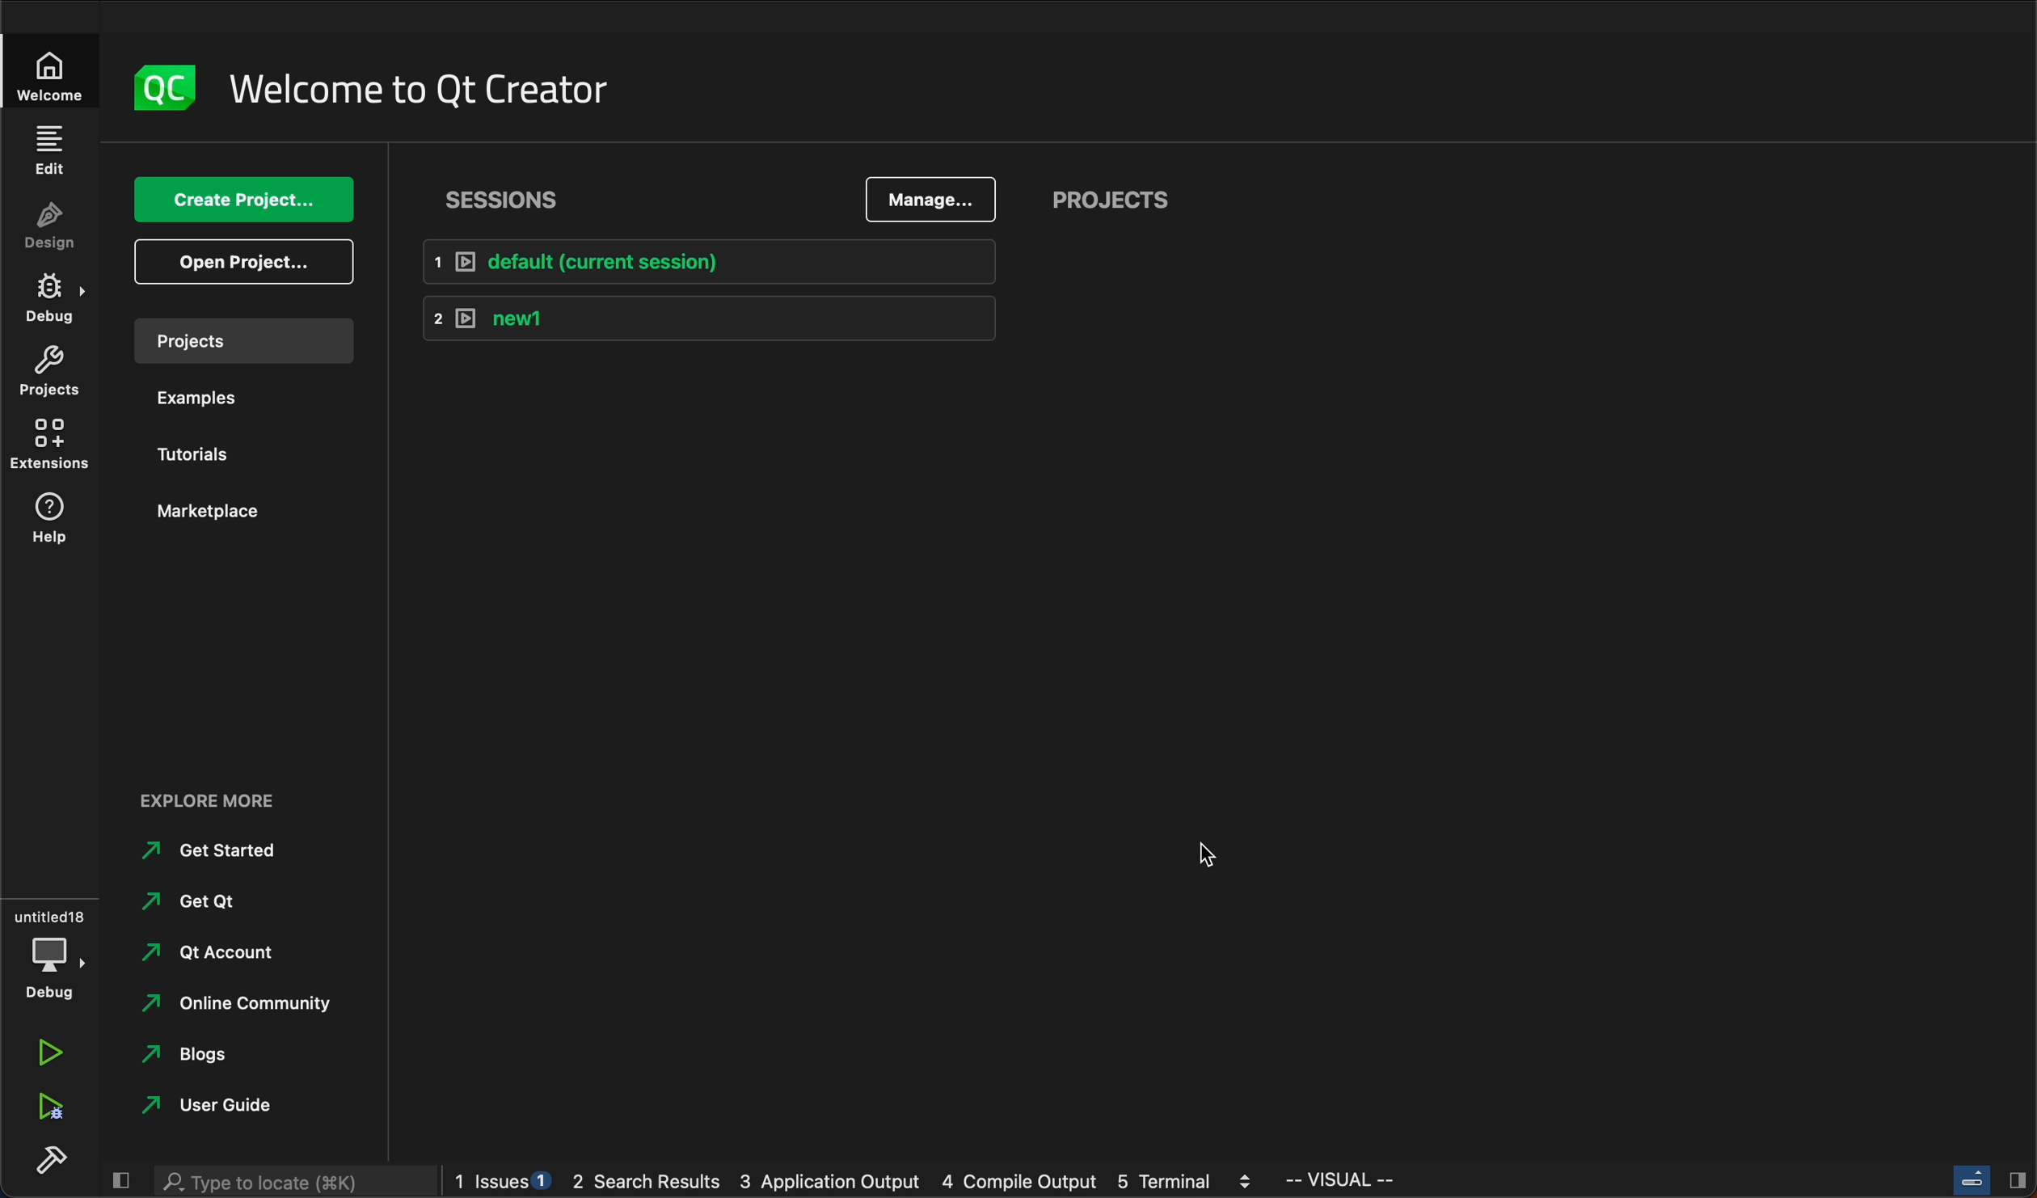  What do you see at coordinates (218, 850) in the screenshot?
I see `get started` at bounding box center [218, 850].